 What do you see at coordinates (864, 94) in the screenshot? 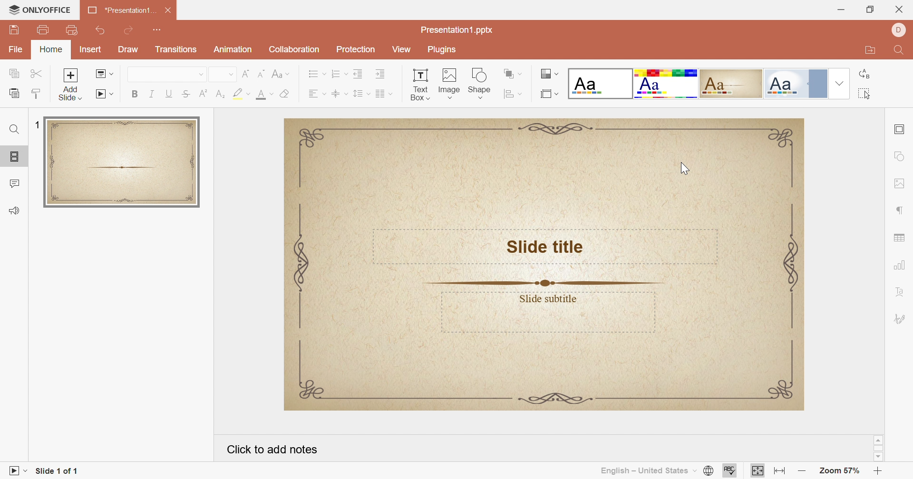
I see `Select all` at bounding box center [864, 94].